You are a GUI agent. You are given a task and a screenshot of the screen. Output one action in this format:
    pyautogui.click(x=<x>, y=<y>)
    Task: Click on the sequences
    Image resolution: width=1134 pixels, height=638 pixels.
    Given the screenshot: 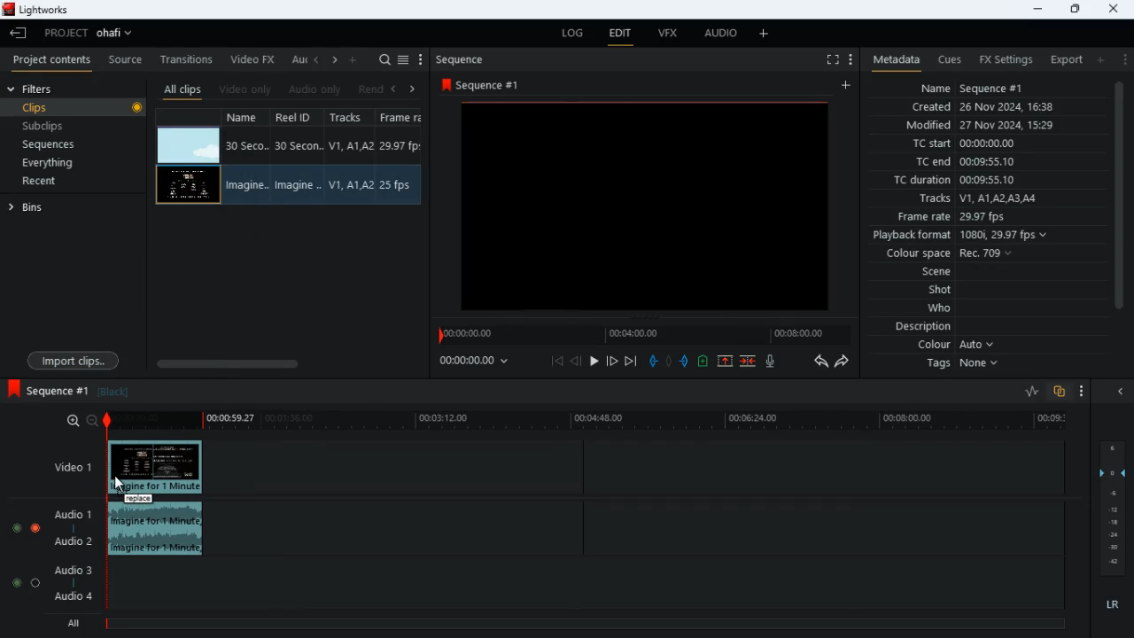 What is the action you would take?
    pyautogui.click(x=50, y=144)
    